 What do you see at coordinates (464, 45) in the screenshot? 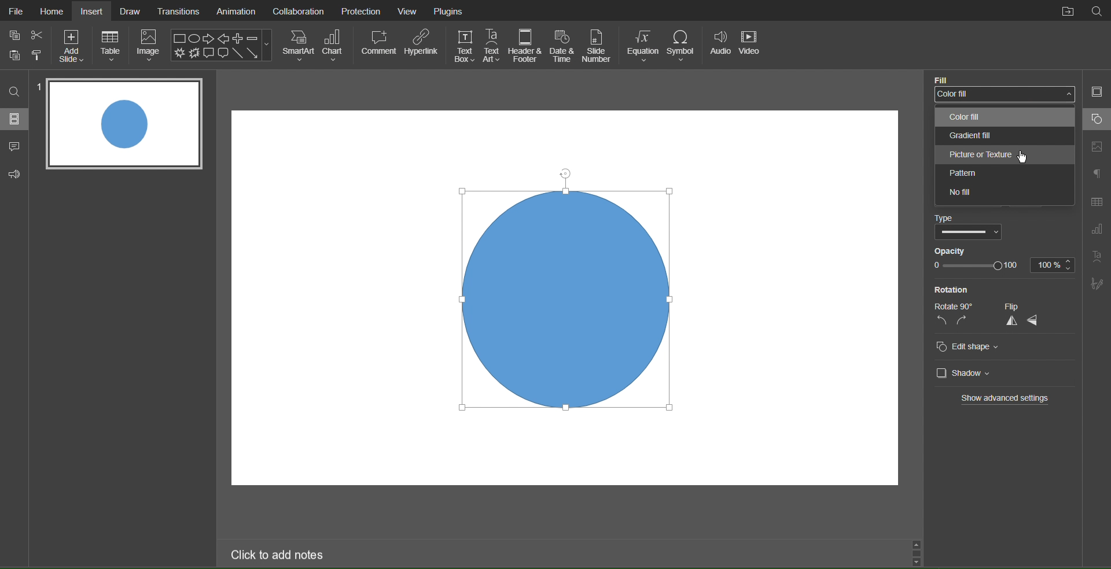
I see `Text Box` at bounding box center [464, 45].